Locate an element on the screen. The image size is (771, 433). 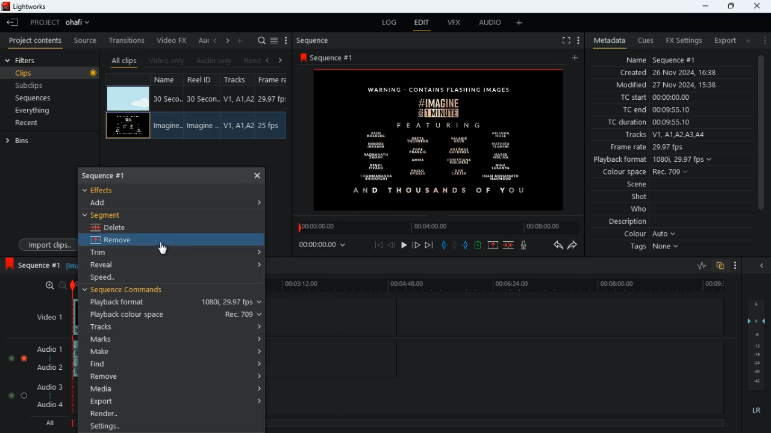
tags is located at coordinates (649, 249).